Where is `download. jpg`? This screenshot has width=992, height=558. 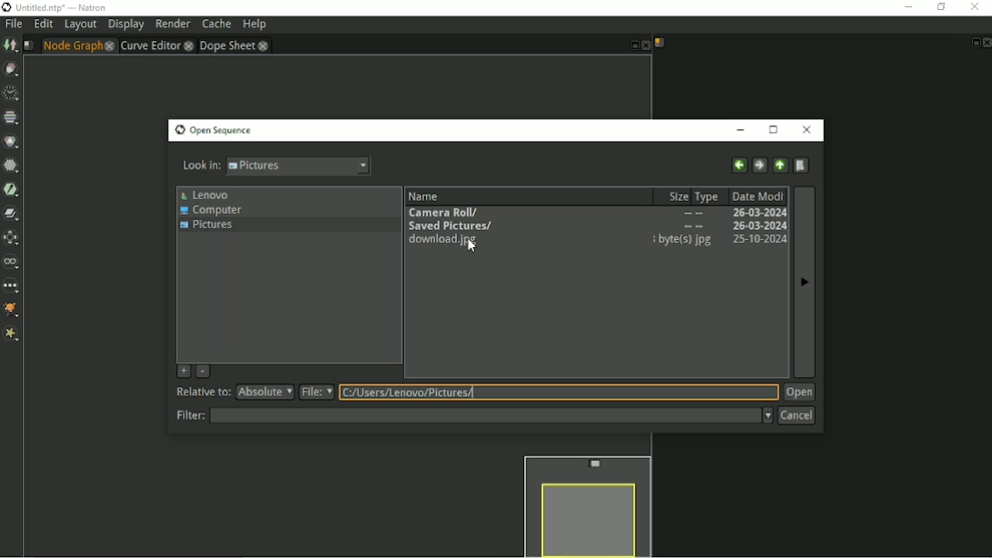
download. jpg is located at coordinates (442, 240).